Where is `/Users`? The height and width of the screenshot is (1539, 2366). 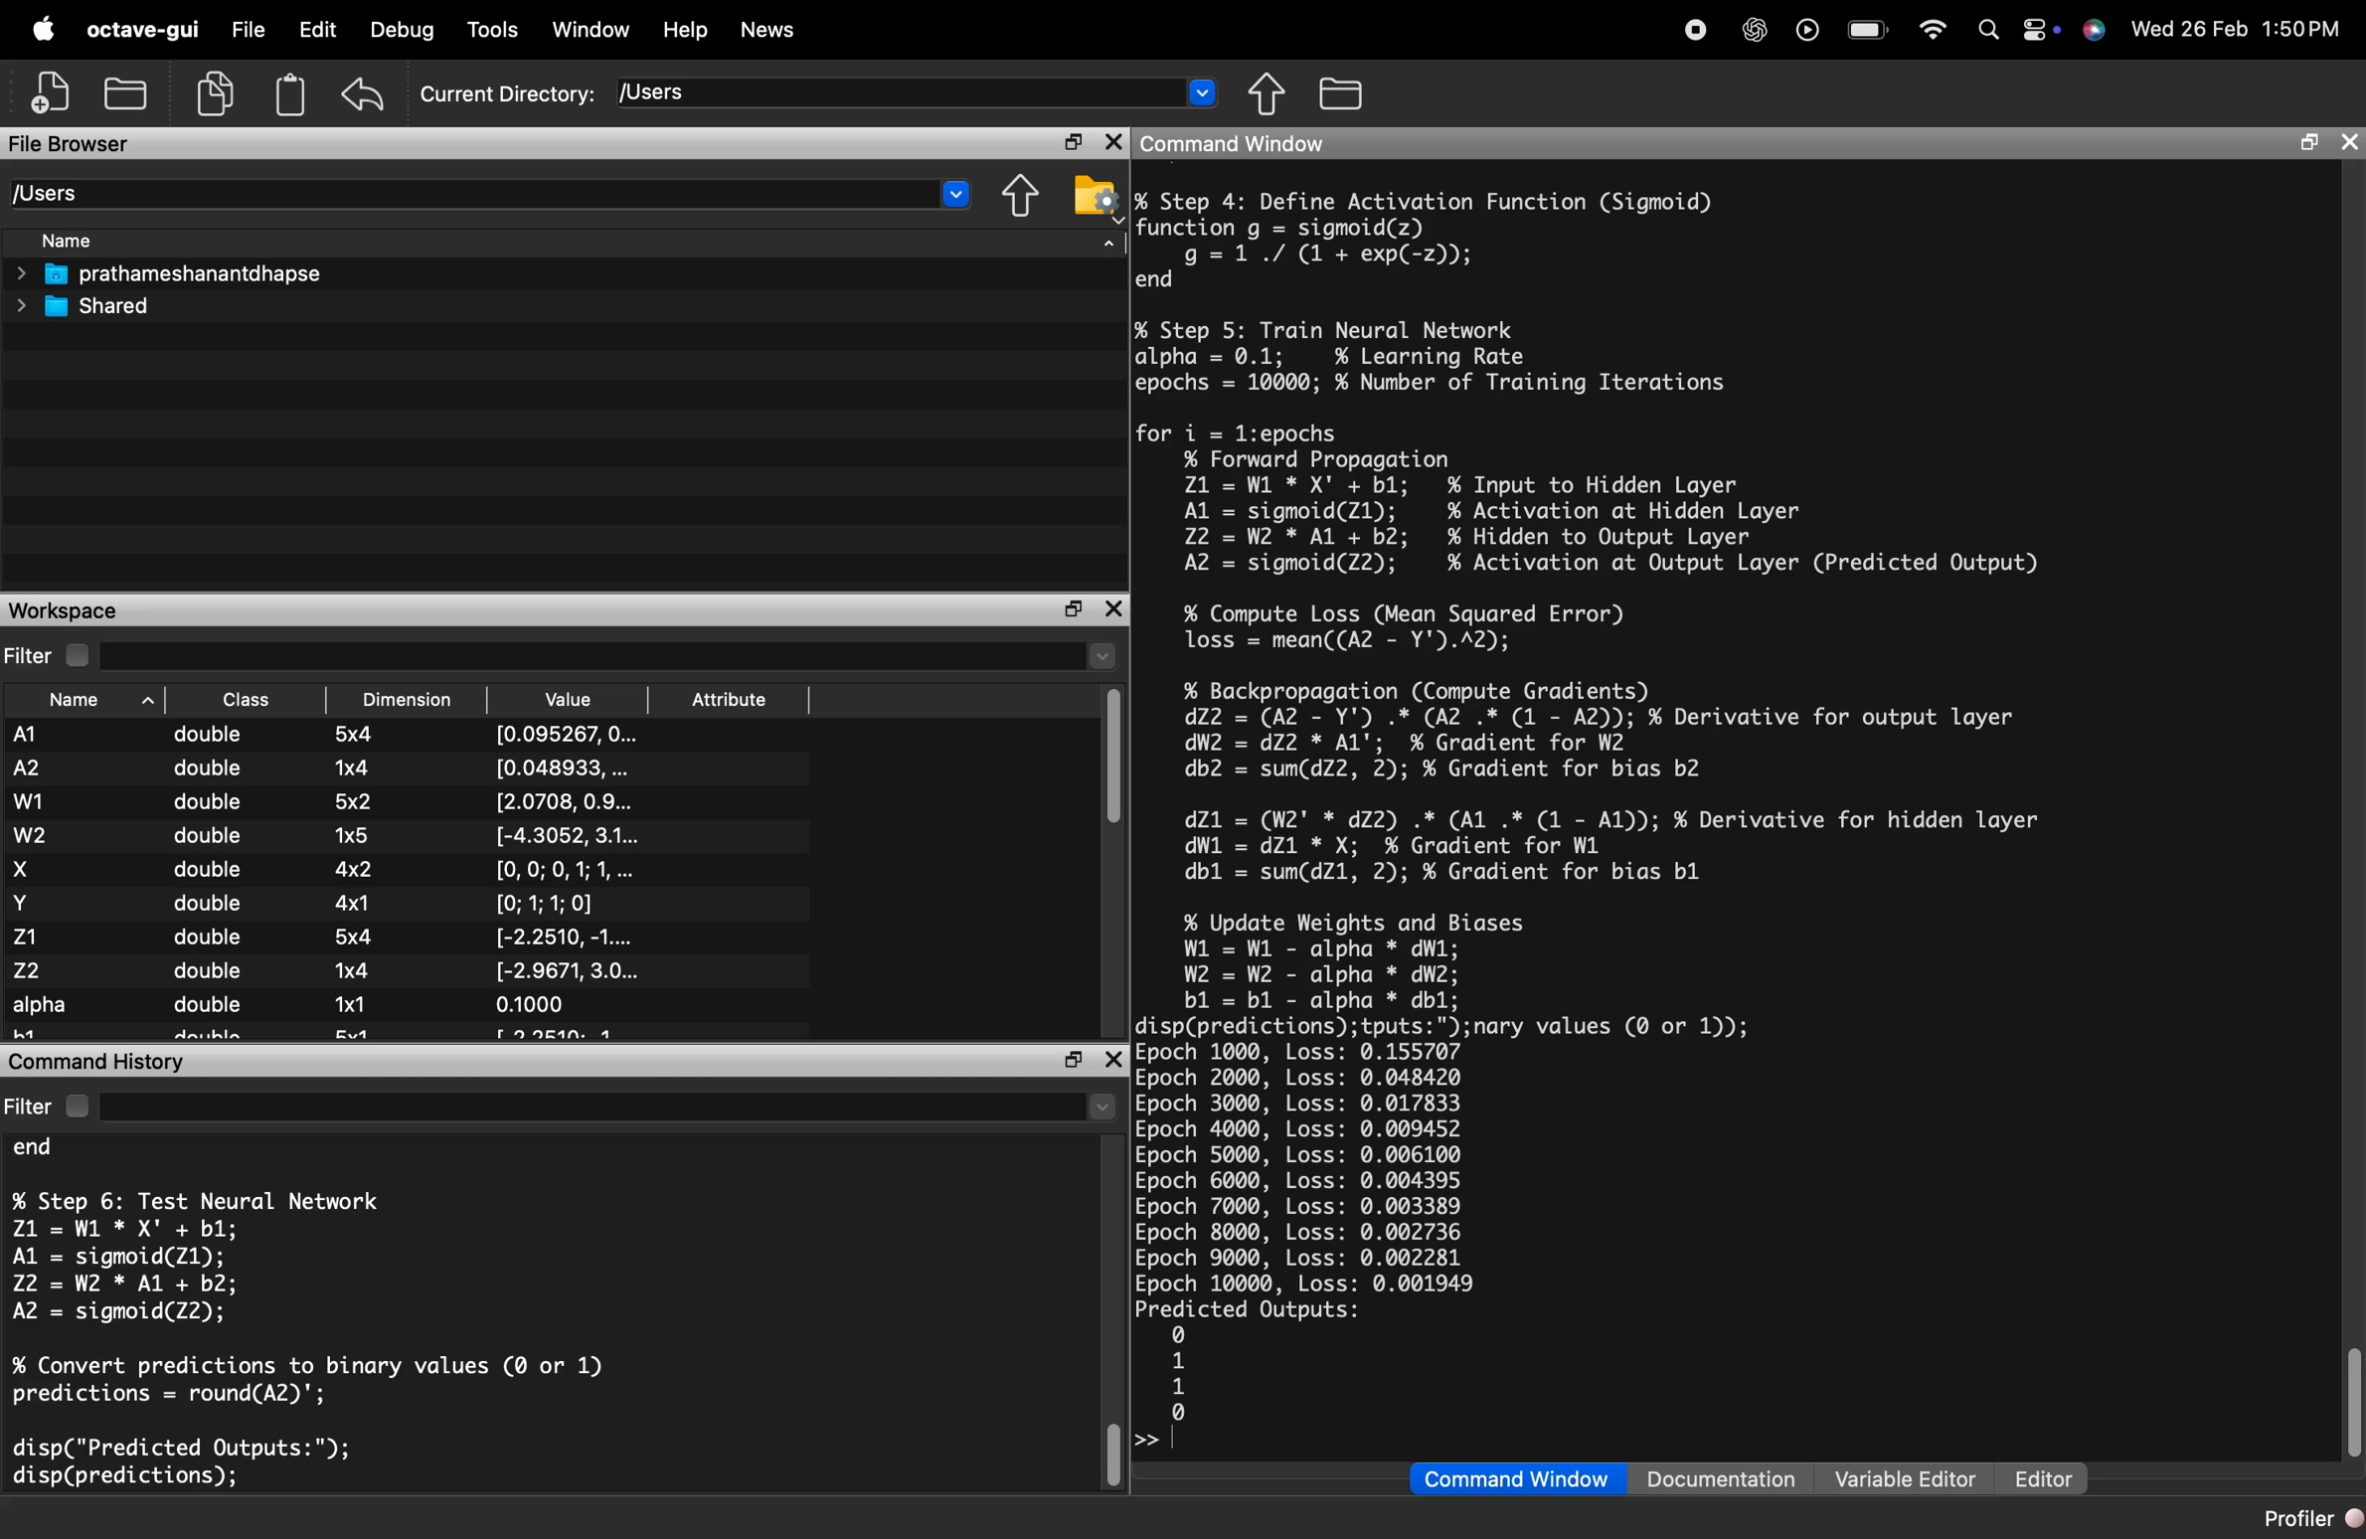
/Users is located at coordinates (918, 91).